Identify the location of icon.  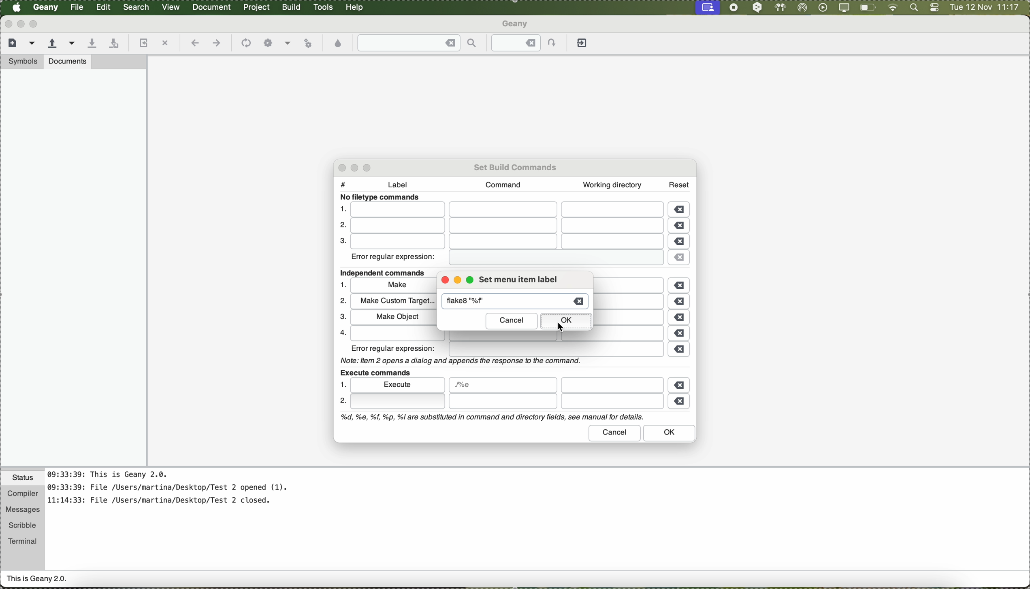
(288, 44).